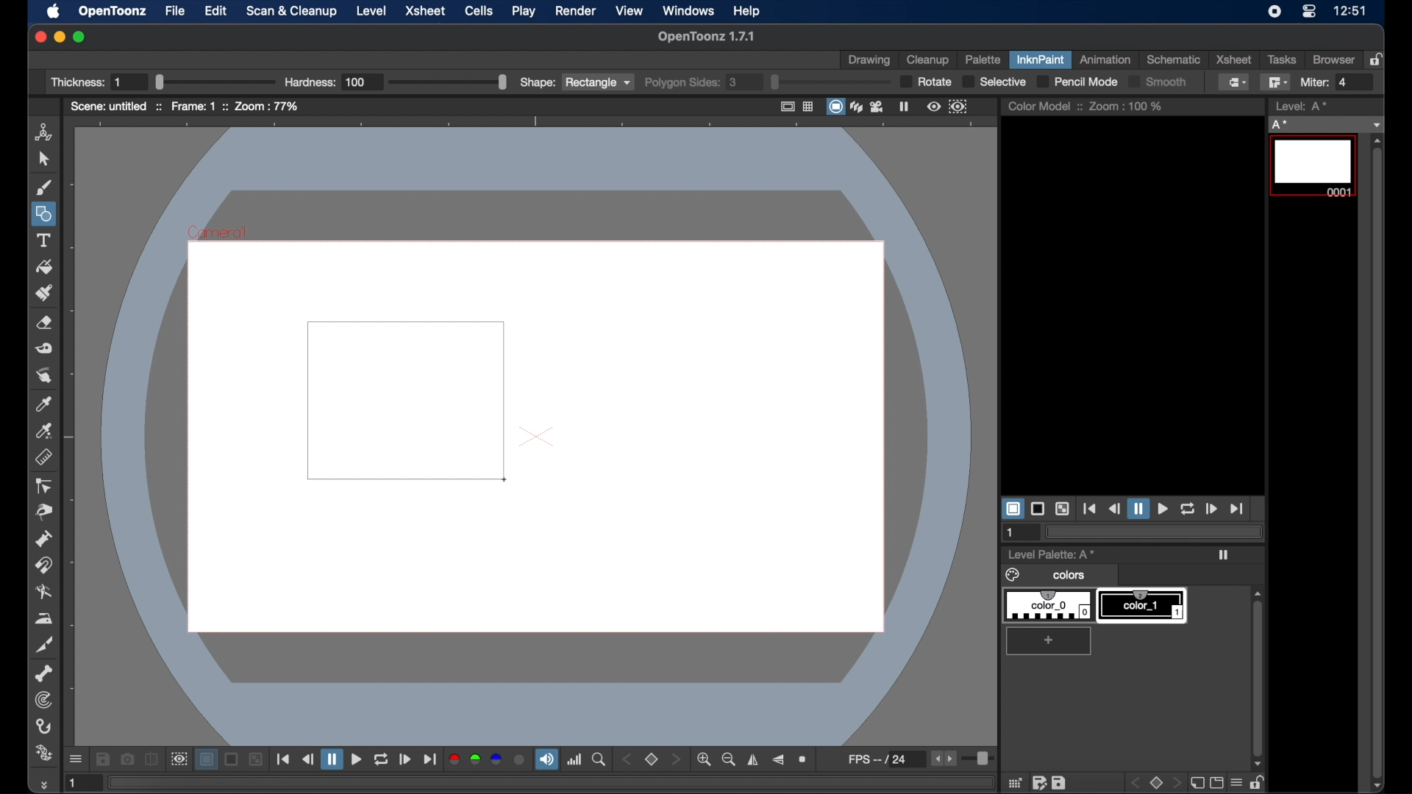  Describe the element at coordinates (44, 512) in the screenshot. I see `pinch tool` at that location.